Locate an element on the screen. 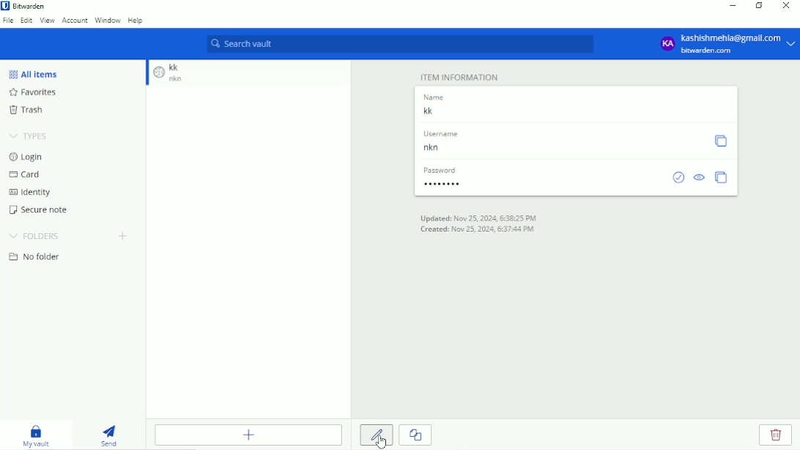 The height and width of the screenshot is (450, 800). No folder is located at coordinates (37, 256).